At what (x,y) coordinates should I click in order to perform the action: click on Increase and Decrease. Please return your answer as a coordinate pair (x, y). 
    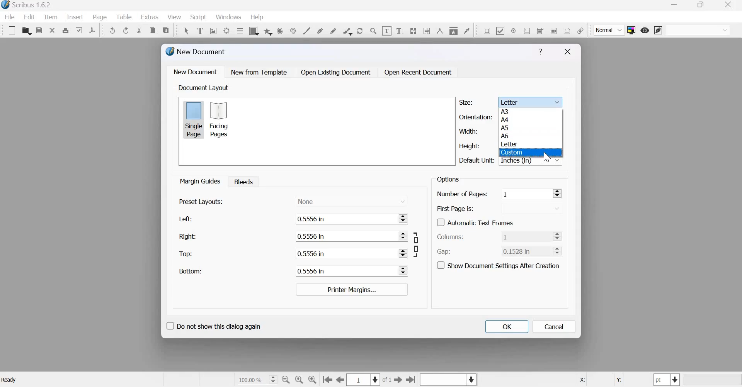
    Looking at the image, I should click on (403, 236).